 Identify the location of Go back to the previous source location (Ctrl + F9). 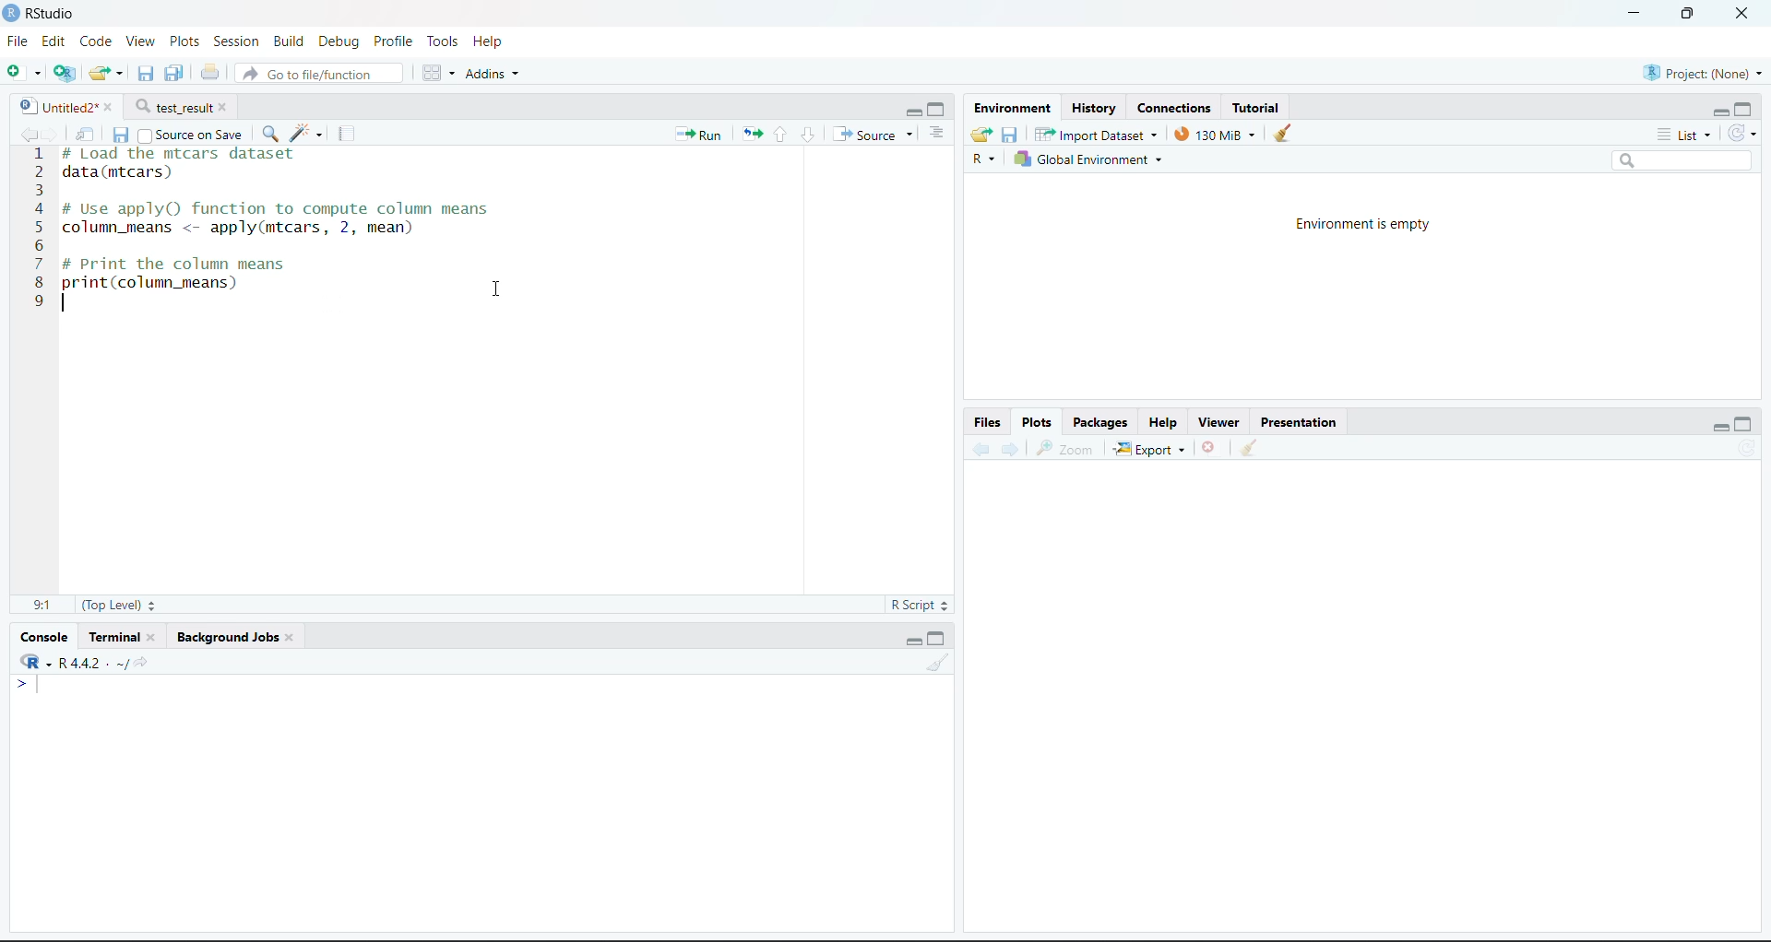
(23, 133).